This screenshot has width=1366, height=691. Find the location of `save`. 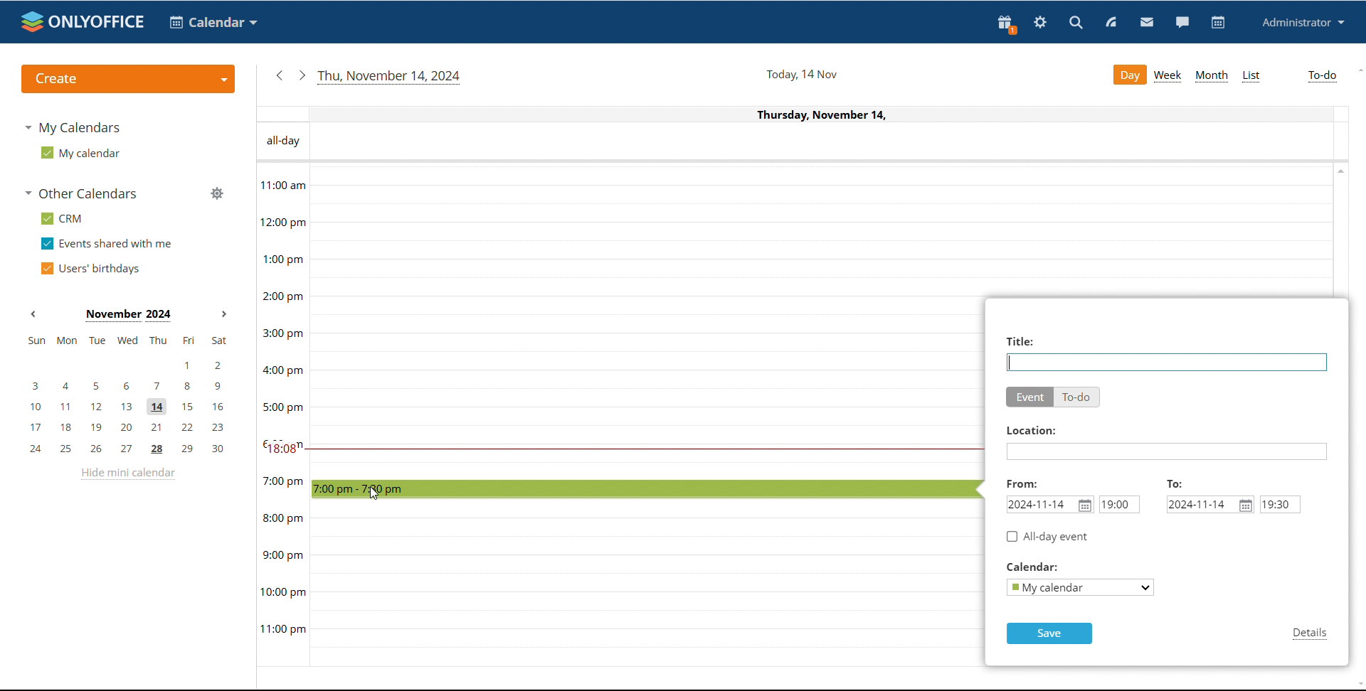

save is located at coordinates (1050, 633).